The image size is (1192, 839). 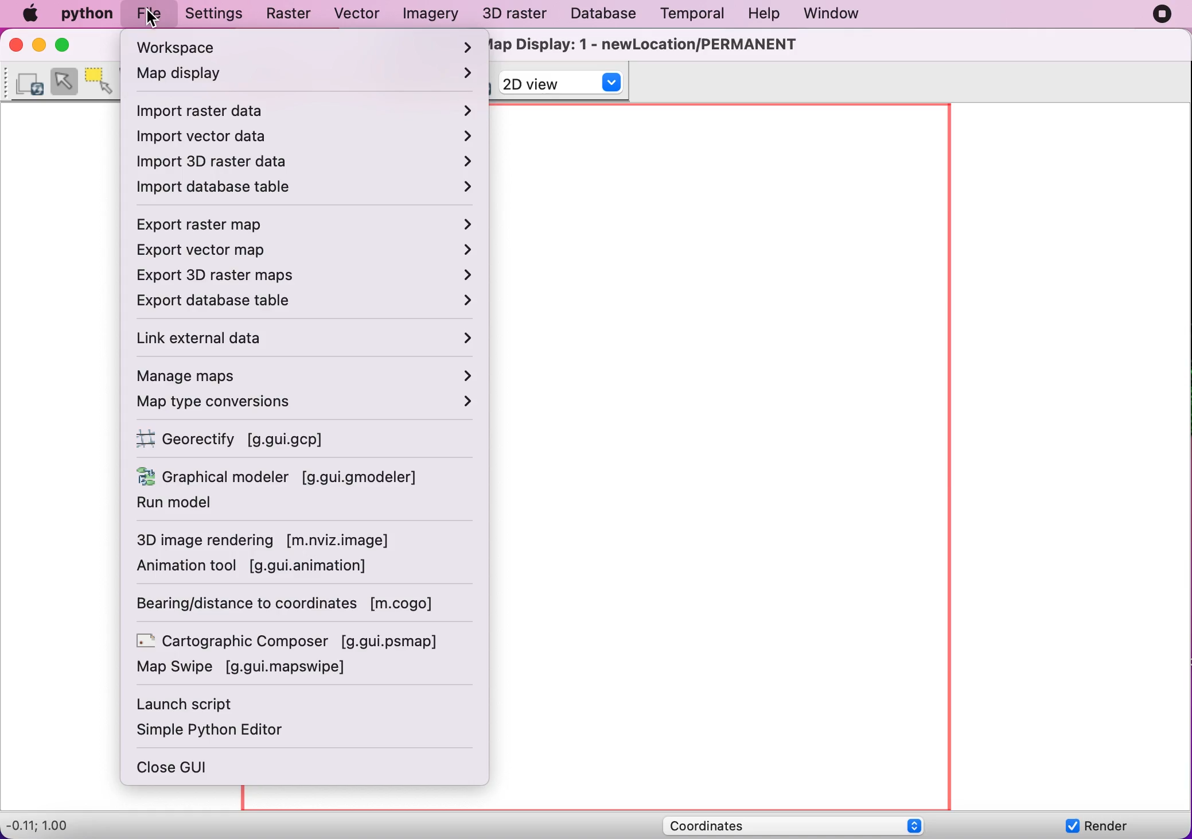 I want to click on map display, so click(x=307, y=74).